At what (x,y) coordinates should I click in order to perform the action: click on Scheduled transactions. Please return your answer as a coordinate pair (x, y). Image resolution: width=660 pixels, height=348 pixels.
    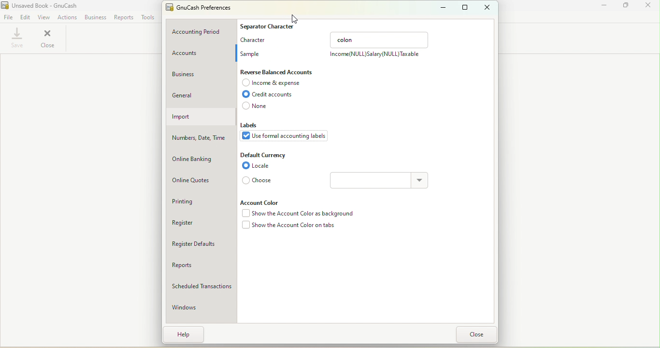
    Looking at the image, I should click on (201, 285).